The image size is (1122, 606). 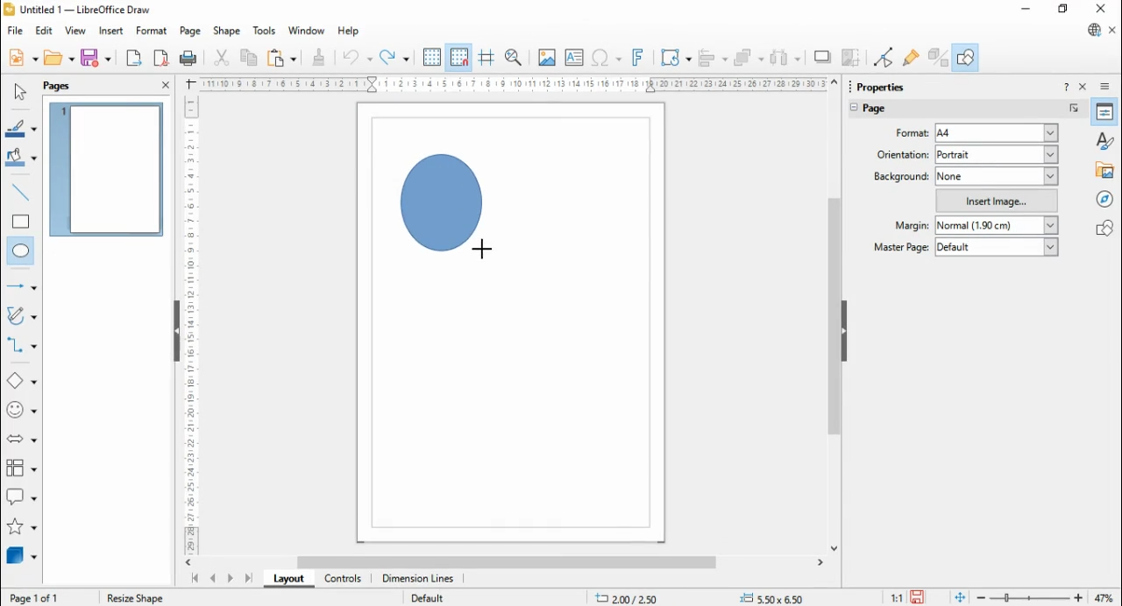 What do you see at coordinates (248, 578) in the screenshot?
I see `last page` at bounding box center [248, 578].